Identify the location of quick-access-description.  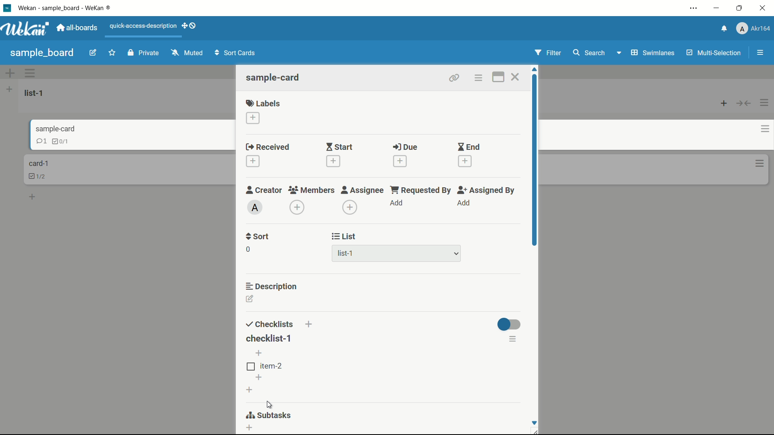
(143, 26).